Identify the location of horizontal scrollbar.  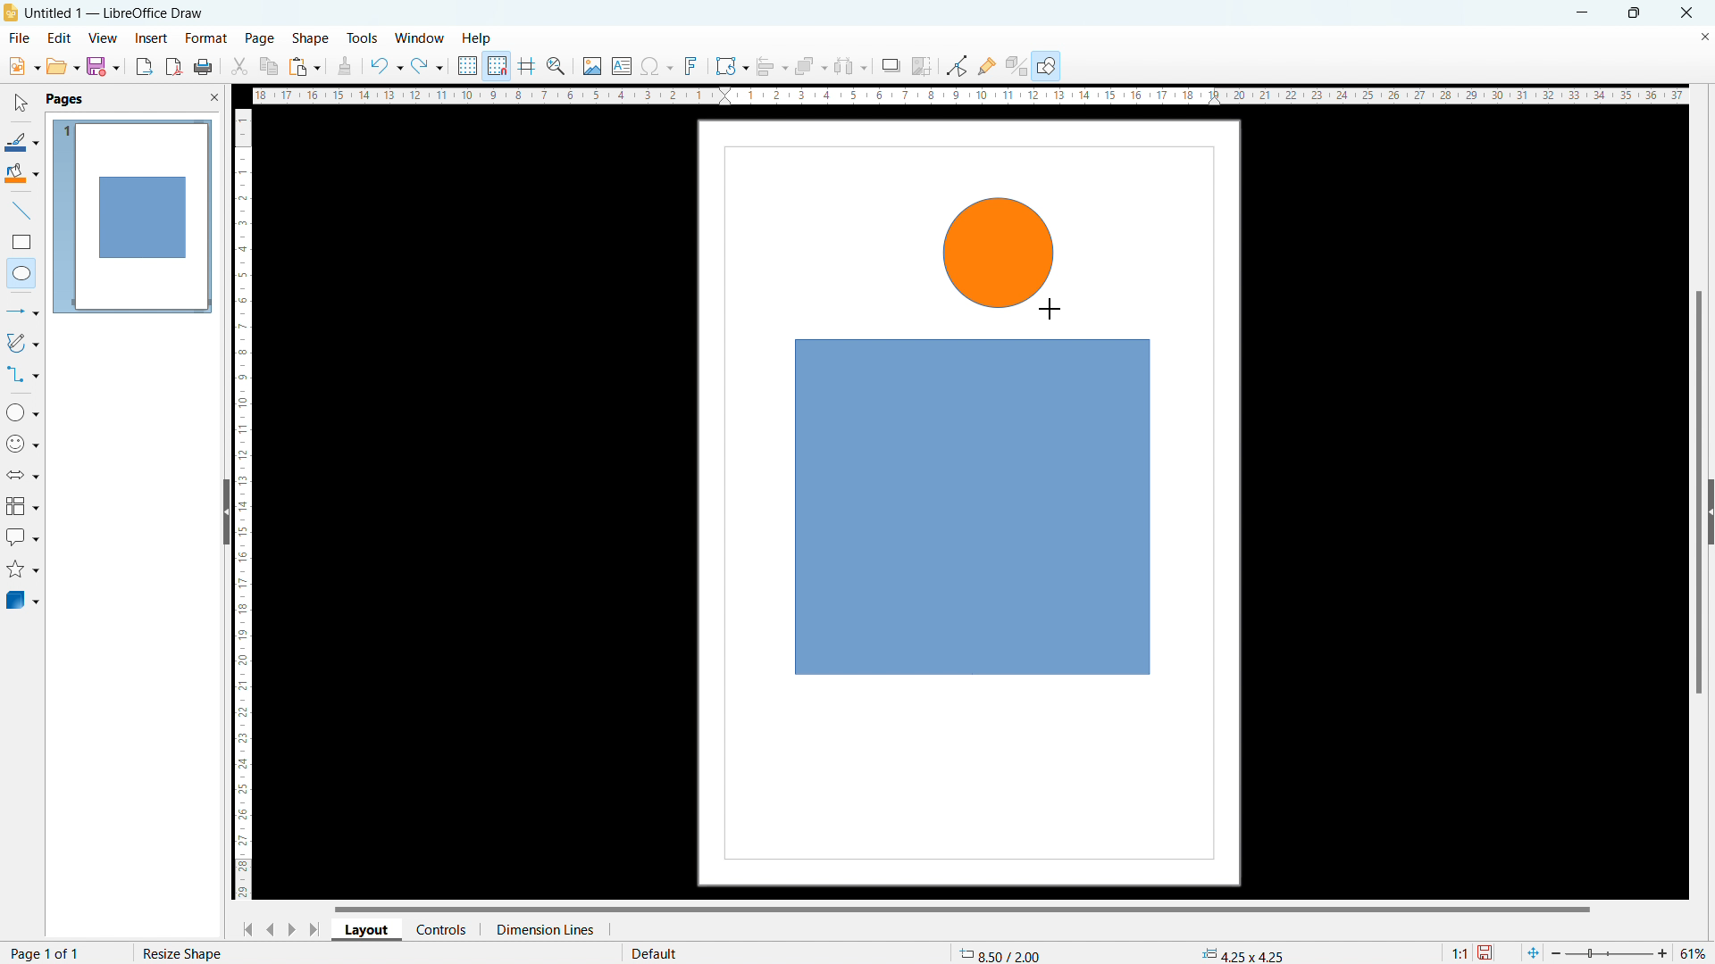
(962, 908).